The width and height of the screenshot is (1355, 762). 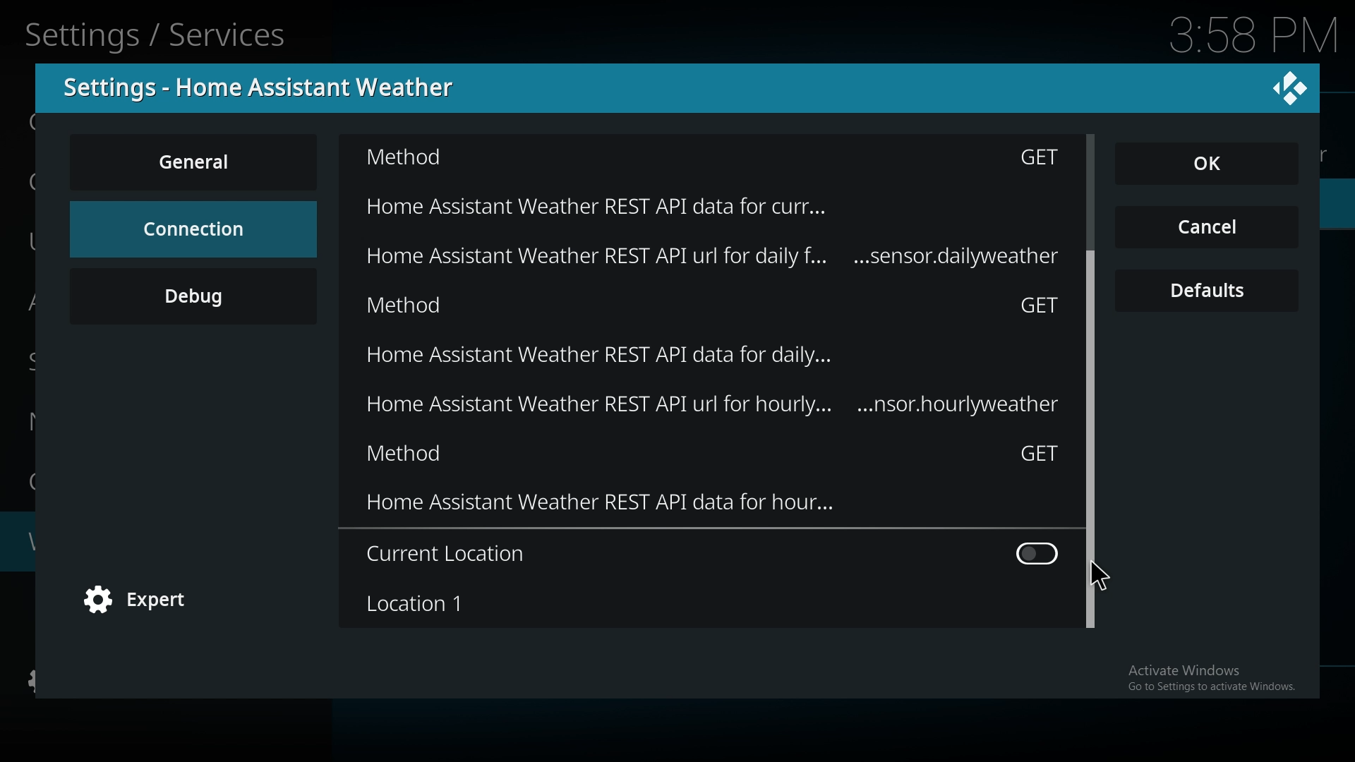 I want to click on general, so click(x=196, y=162).